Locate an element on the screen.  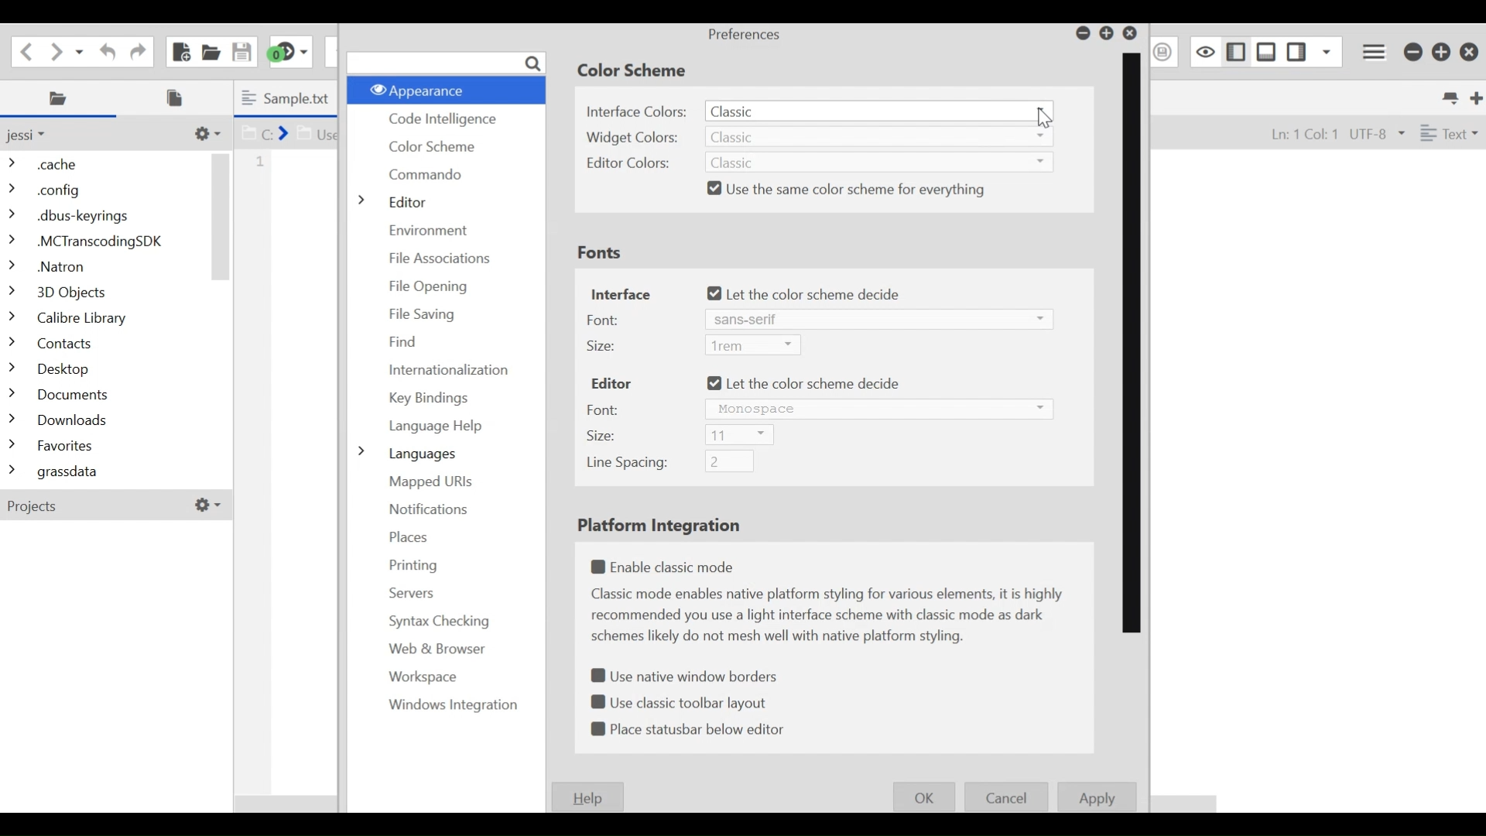
File Type dropdown menu is located at coordinates (1447, 132).